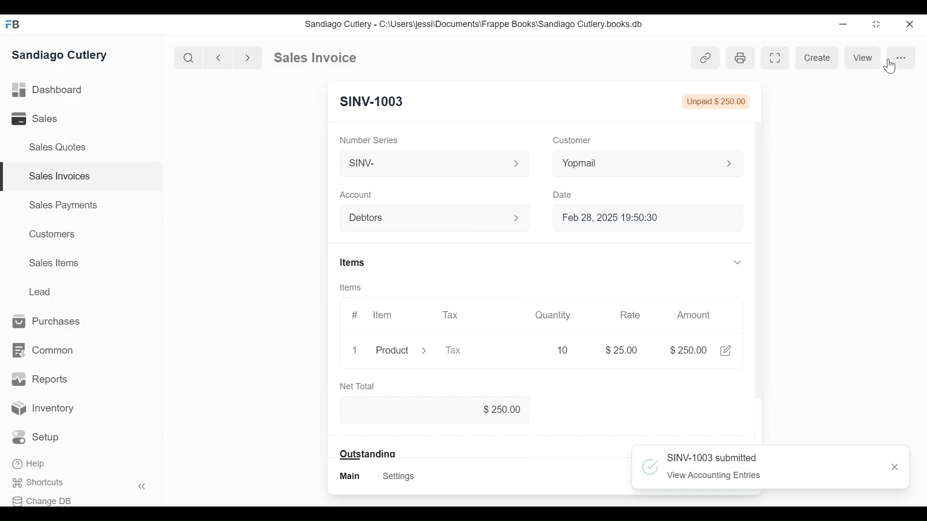  What do you see at coordinates (552, 315) in the screenshot?
I see `Quantity` at bounding box center [552, 315].